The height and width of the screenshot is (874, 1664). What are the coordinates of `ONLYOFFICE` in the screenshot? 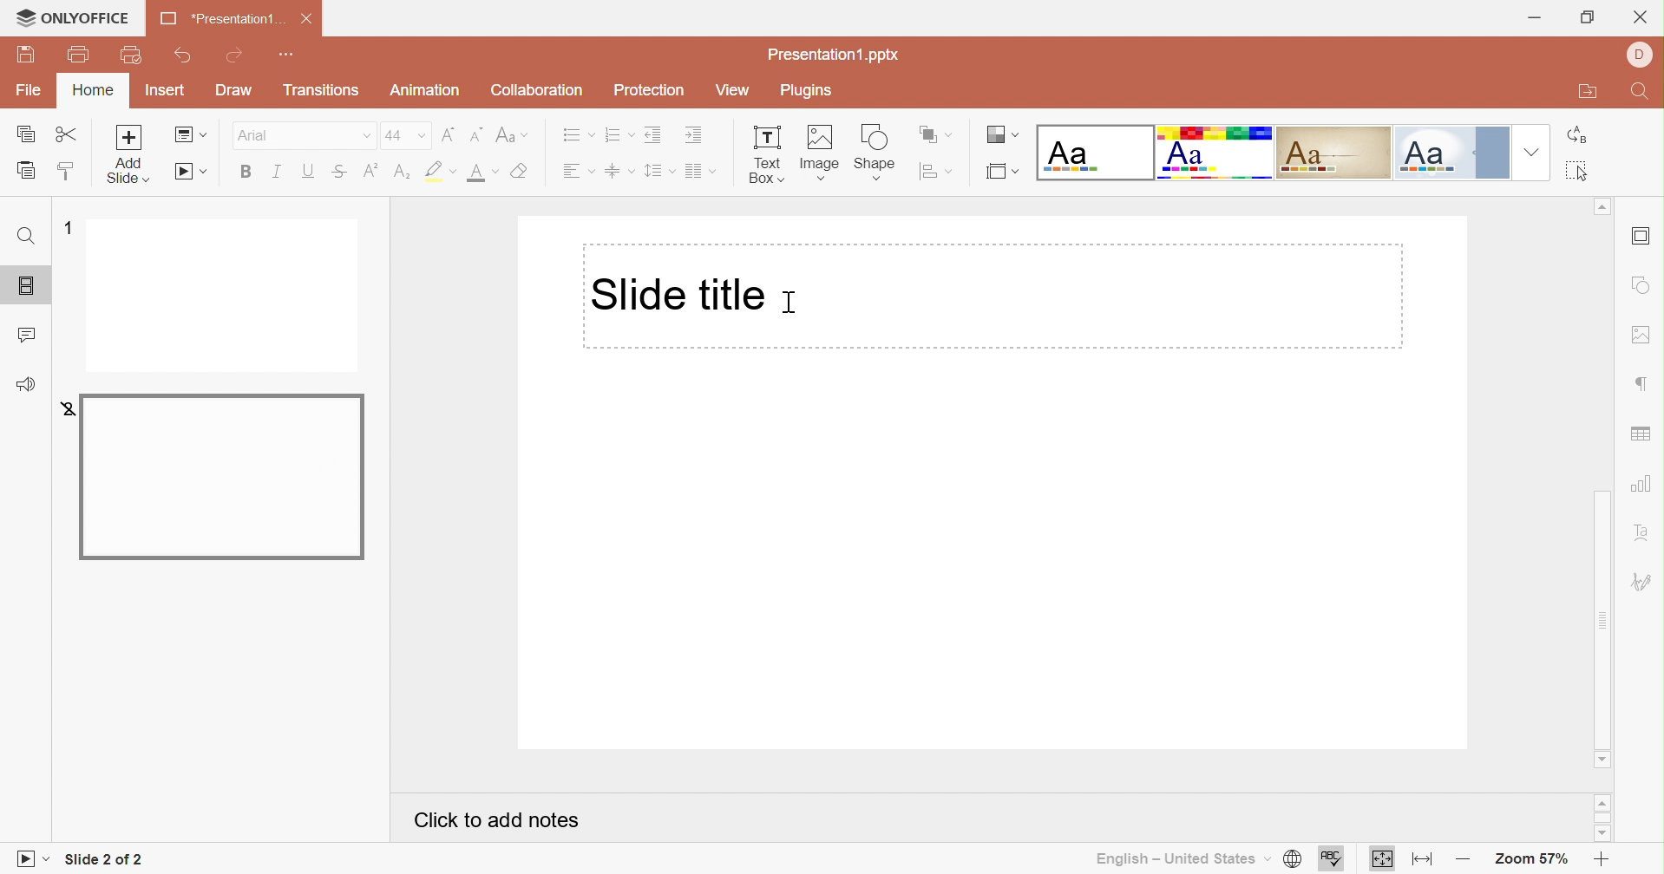 It's located at (73, 17).